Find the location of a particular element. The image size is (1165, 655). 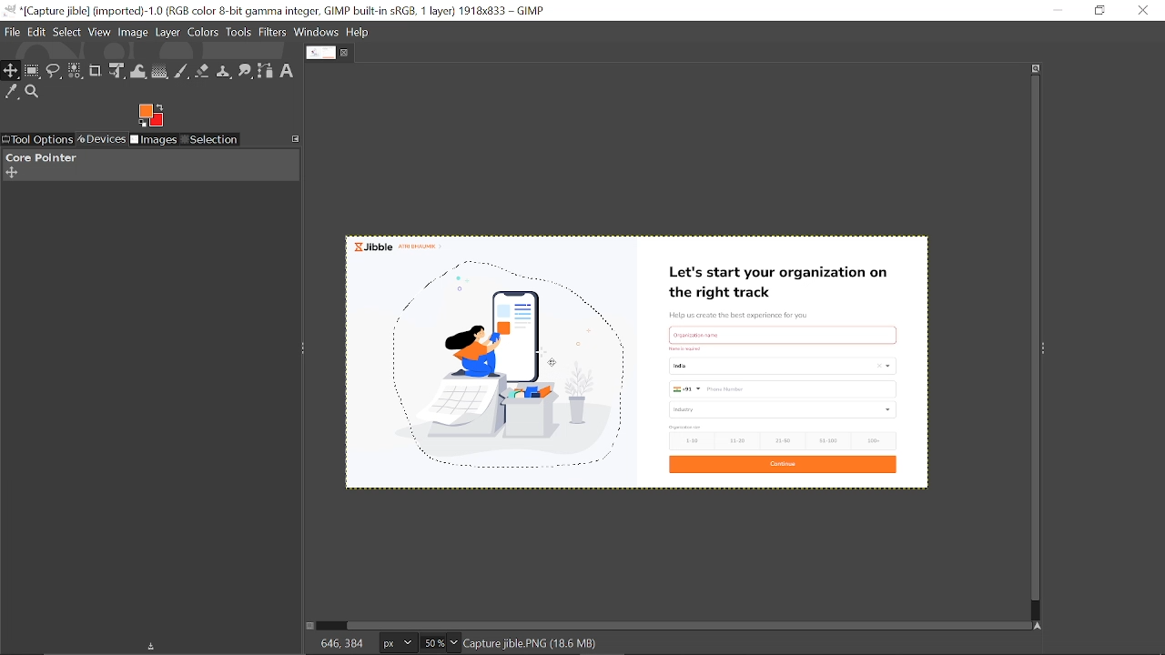

Select by color is located at coordinates (76, 72).